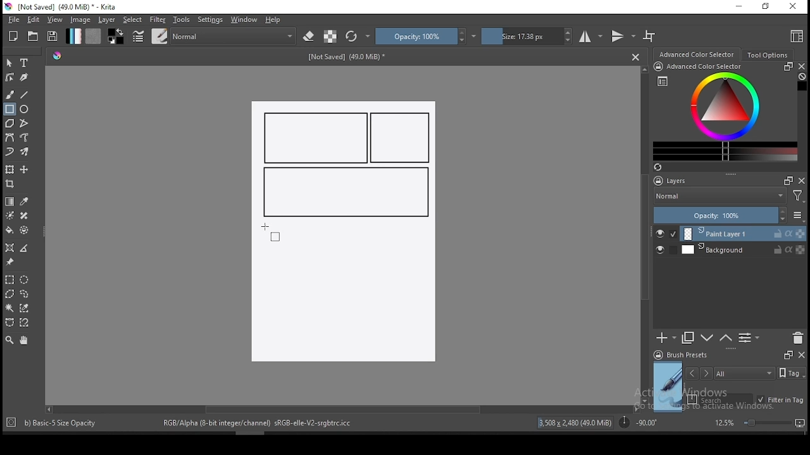 The height and width of the screenshot is (455, 810). I want to click on contiguous selection tool, so click(10, 309).